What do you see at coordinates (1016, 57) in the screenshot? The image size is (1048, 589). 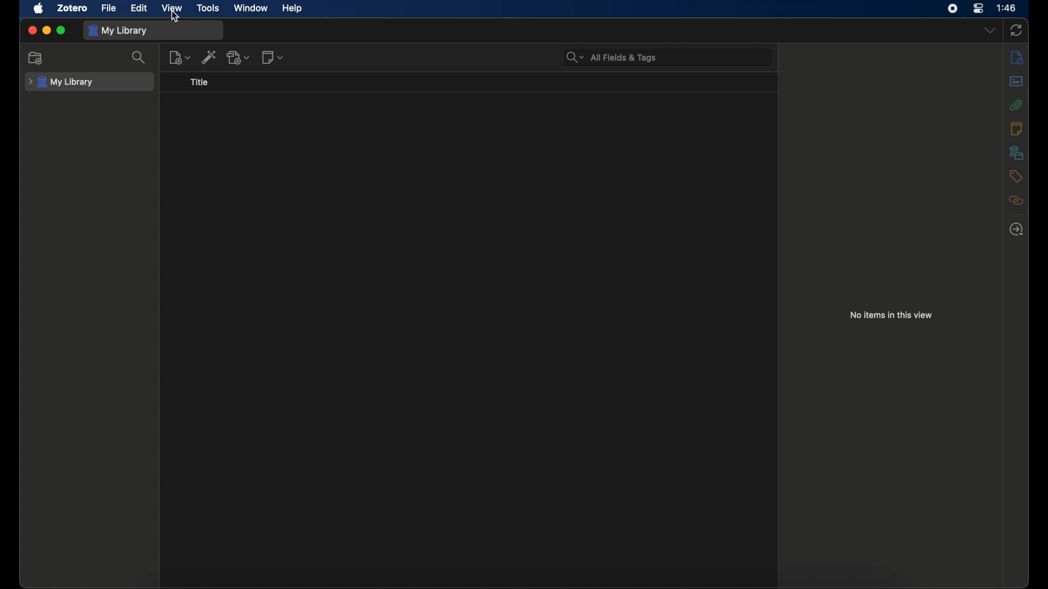 I see `info` at bounding box center [1016, 57].